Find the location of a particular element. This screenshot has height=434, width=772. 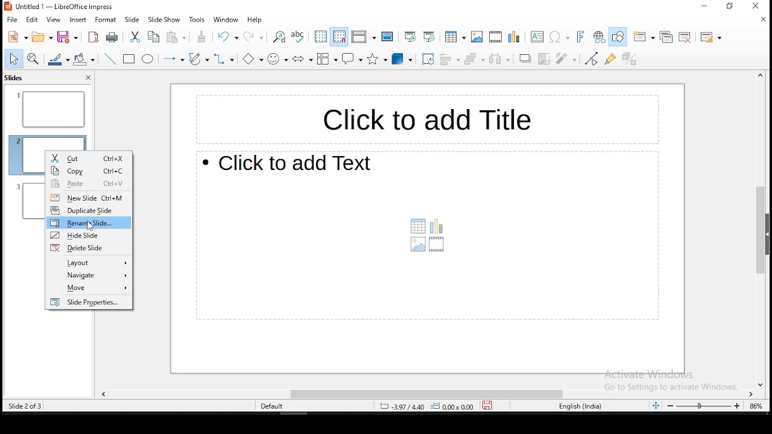

insert video is located at coordinates (495, 36).